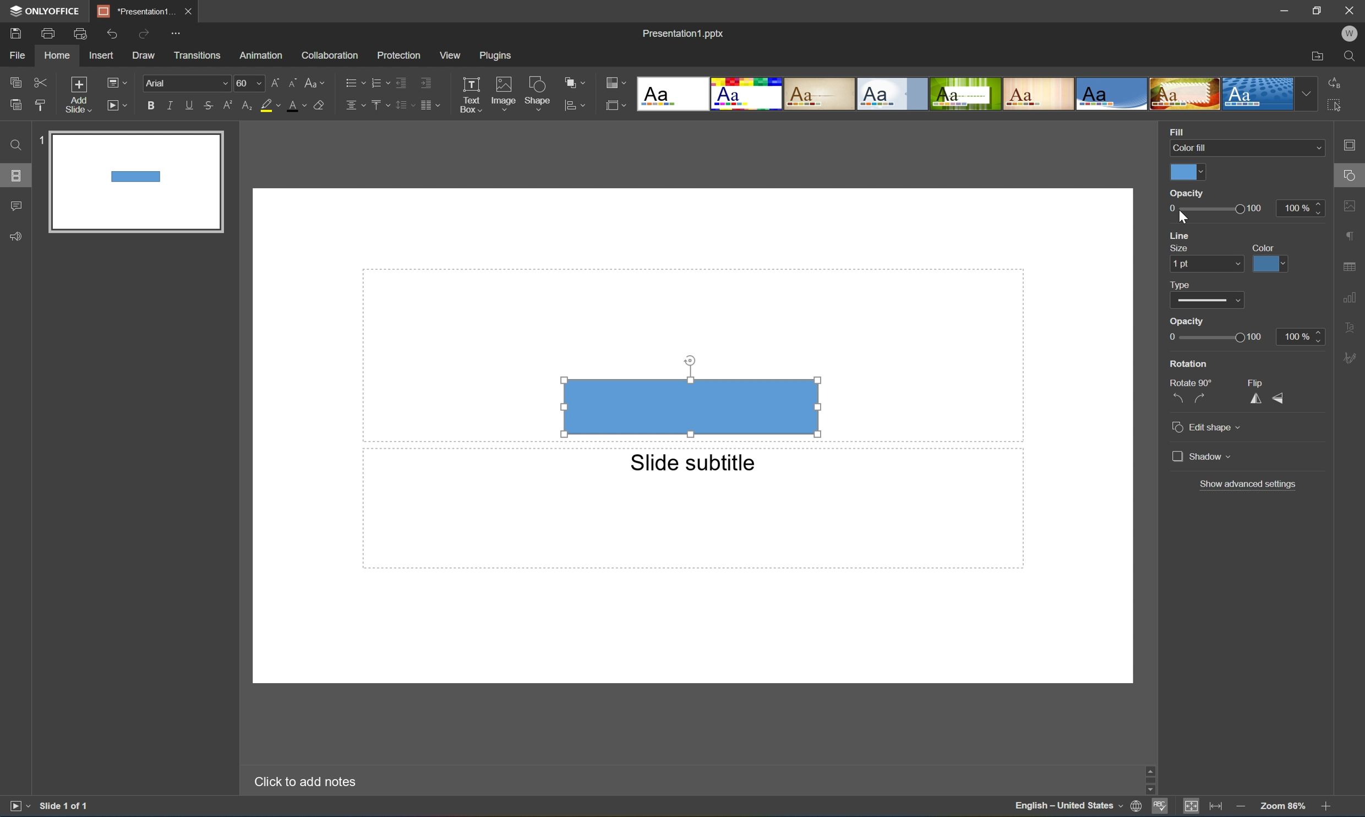 The image size is (1365, 817). What do you see at coordinates (403, 106) in the screenshot?
I see `Line spacing` at bounding box center [403, 106].